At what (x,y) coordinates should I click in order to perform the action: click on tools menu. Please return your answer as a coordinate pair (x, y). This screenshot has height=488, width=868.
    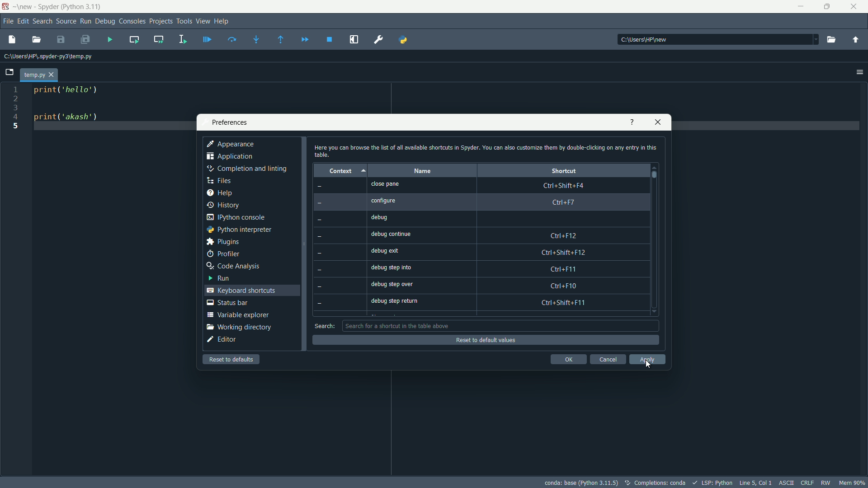
    Looking at the image, I should click on (184, 21).